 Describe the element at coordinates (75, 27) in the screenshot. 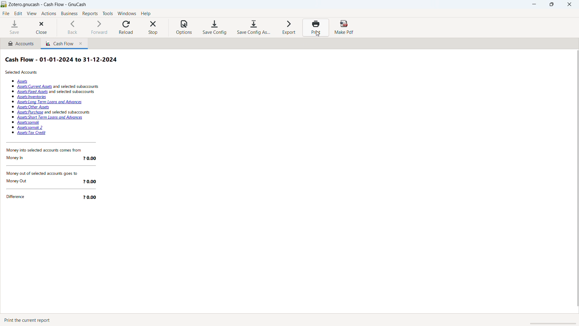

I see `back` at that location.